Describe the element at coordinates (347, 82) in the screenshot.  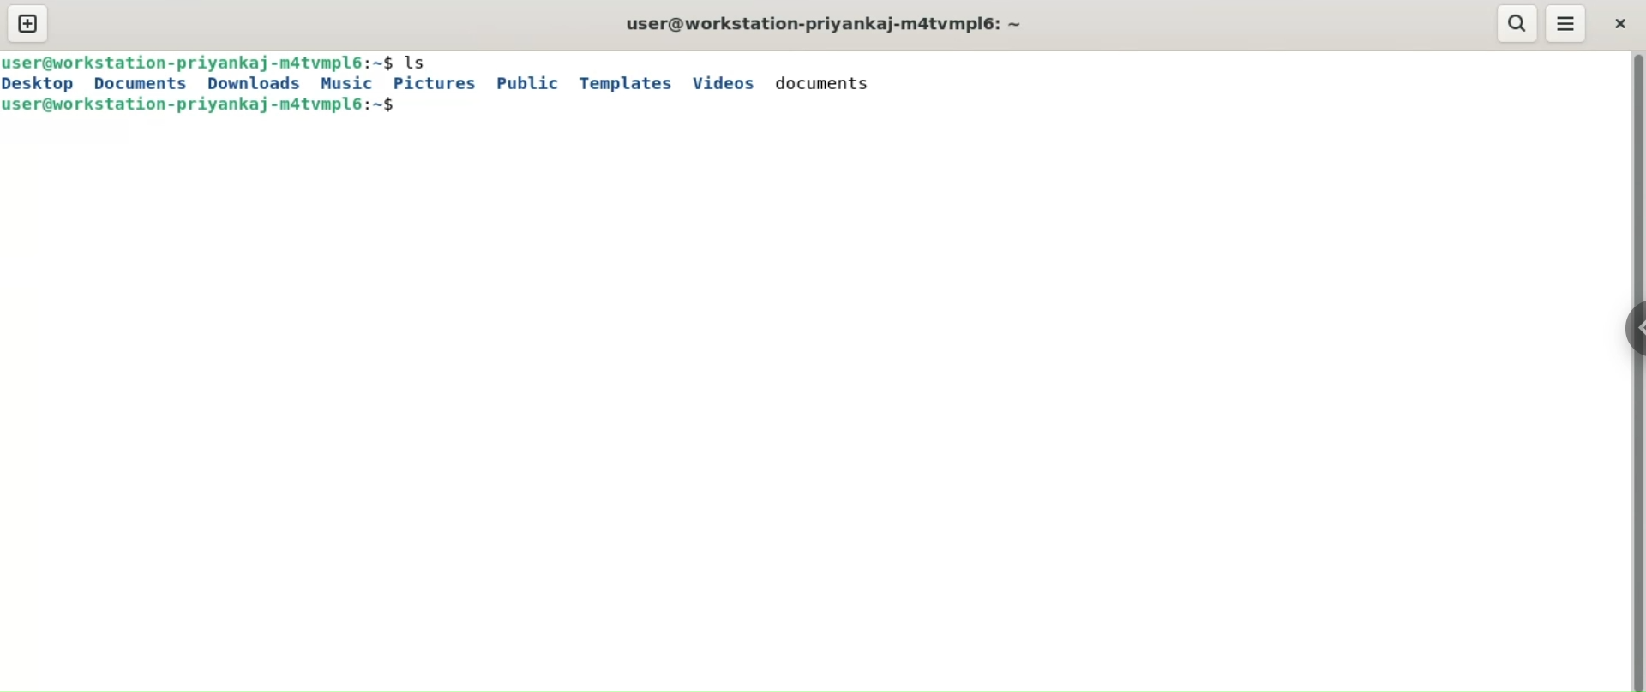
I see `music` at that location.